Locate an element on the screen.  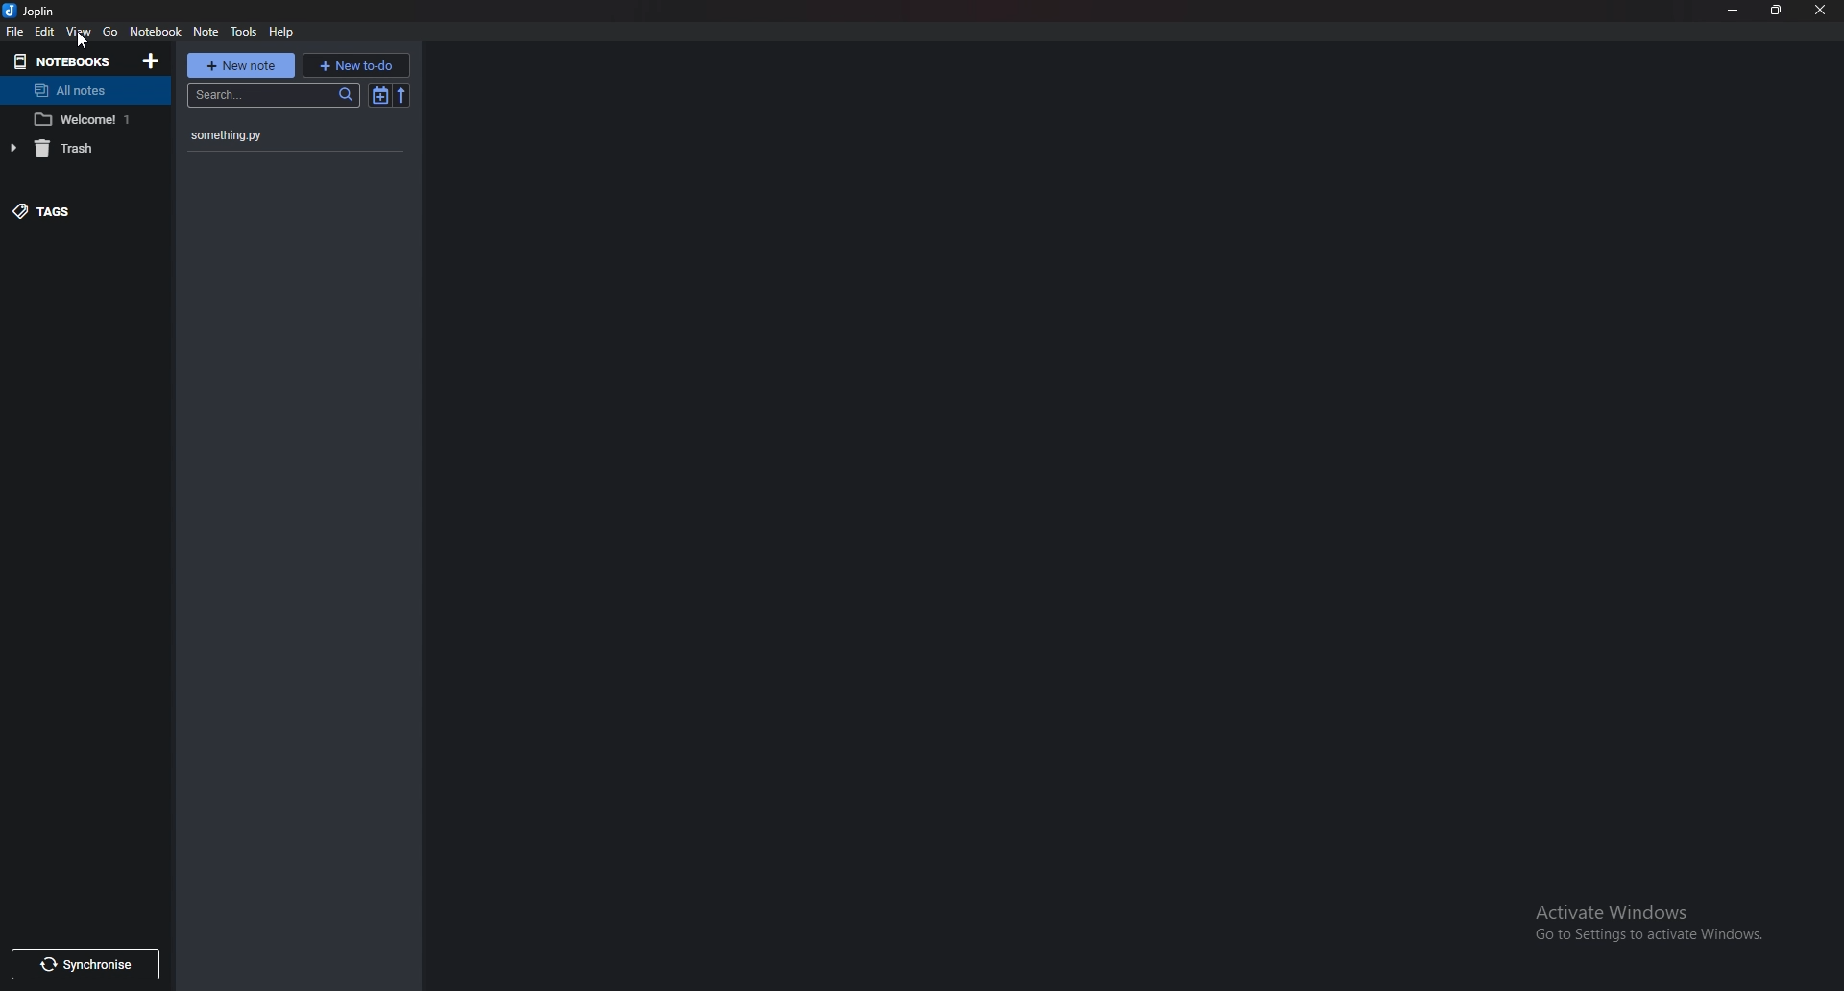
Reverse sort order is located at coordinates (401, 95).